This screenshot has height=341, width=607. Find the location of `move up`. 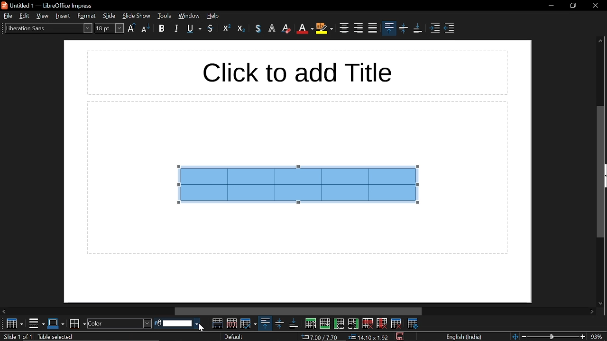

move up is located at coordinates (600, 41).